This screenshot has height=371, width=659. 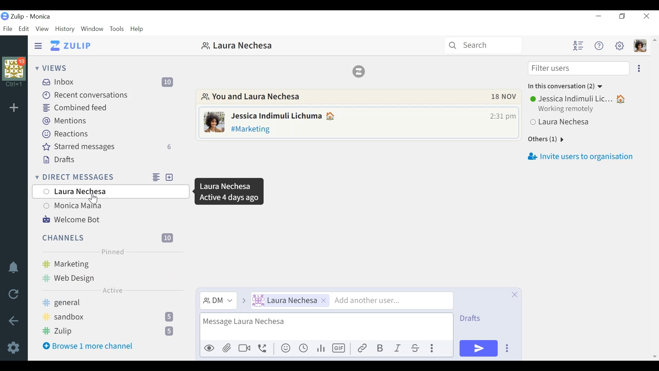 What do you see at coordinates (477, 348) in the screenshot?
I see `Send` at bounding box center [477, 348].